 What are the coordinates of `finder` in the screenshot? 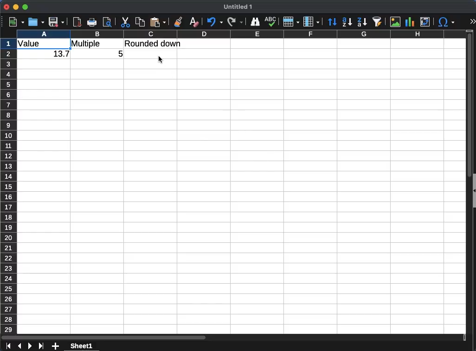 It's located at (255, 22).